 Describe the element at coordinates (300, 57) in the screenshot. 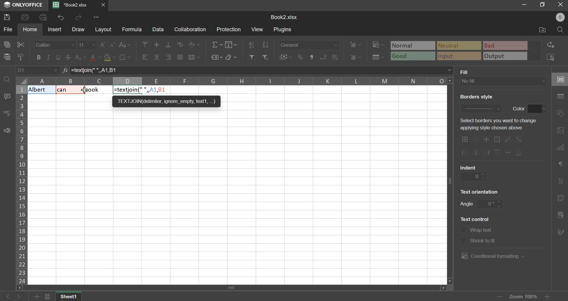

I see `percentage` at that location.